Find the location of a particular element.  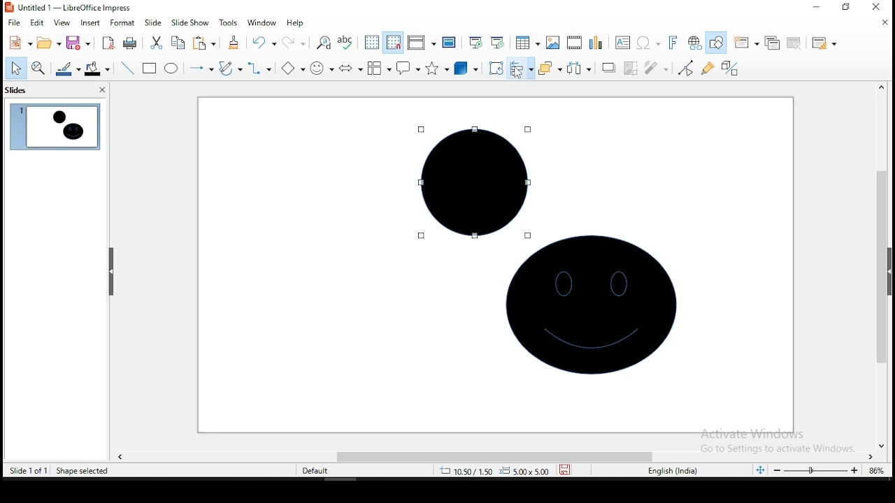

close window is located at coordinates (881, 8).